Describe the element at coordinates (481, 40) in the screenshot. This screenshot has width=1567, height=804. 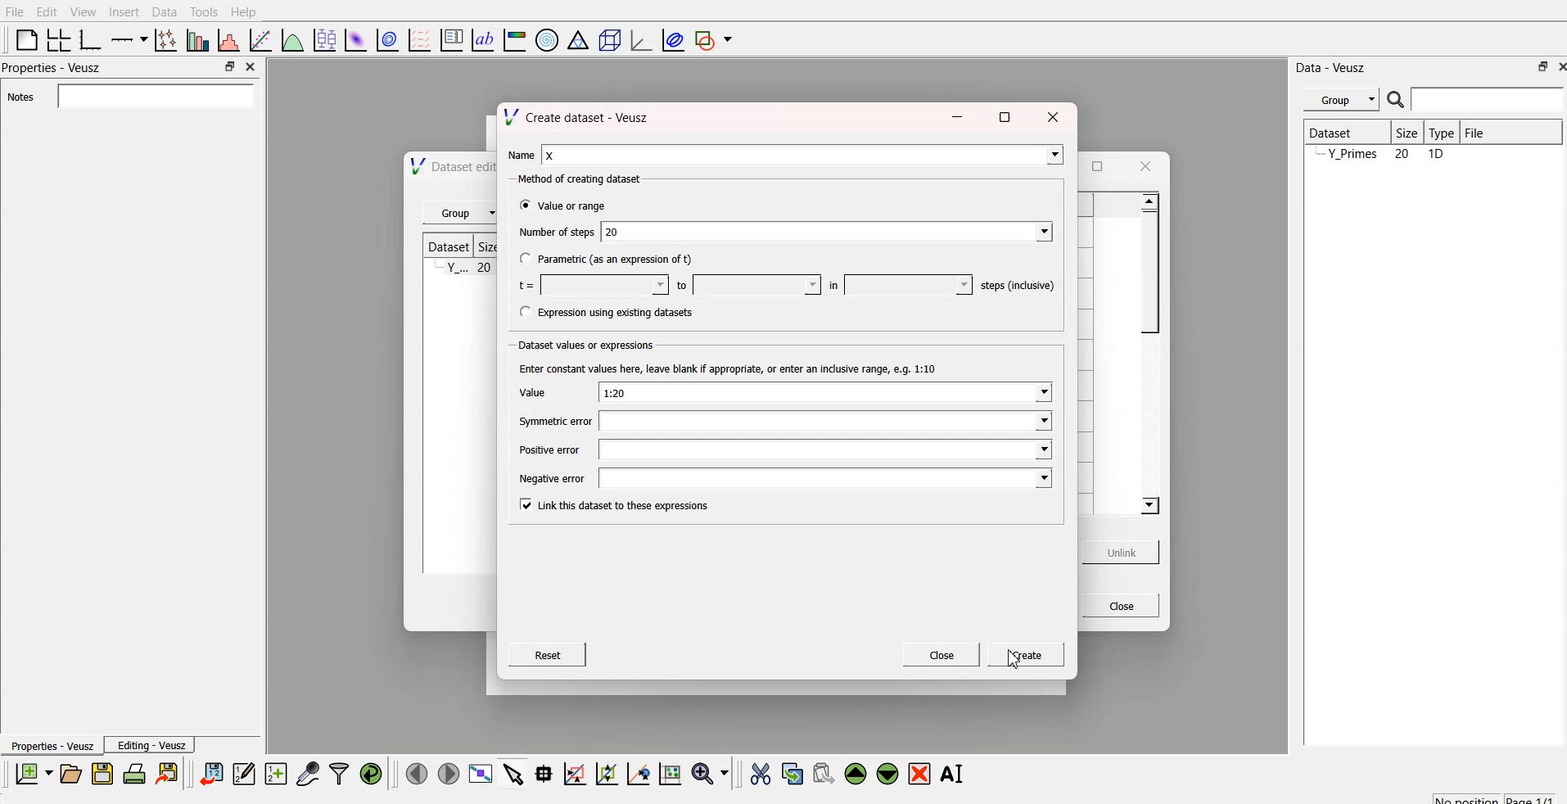
I see `text label` at that location.